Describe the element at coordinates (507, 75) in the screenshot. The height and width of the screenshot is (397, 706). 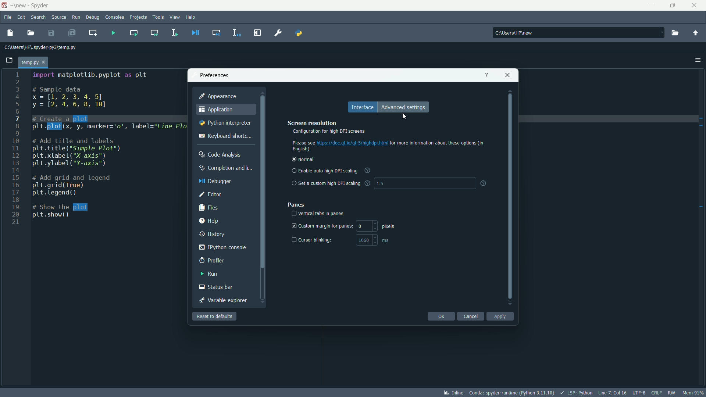
I see `close` at that location.